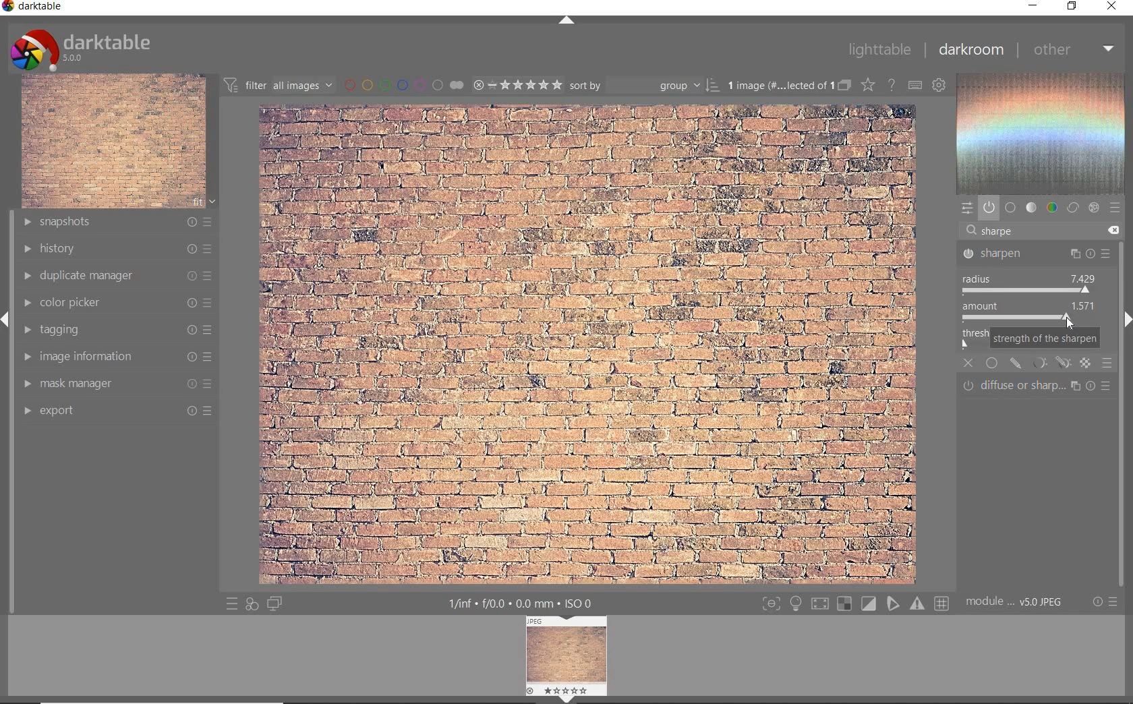  Describe the element at coordinates (117, 413) in the screenshot. I see `export` at that location.